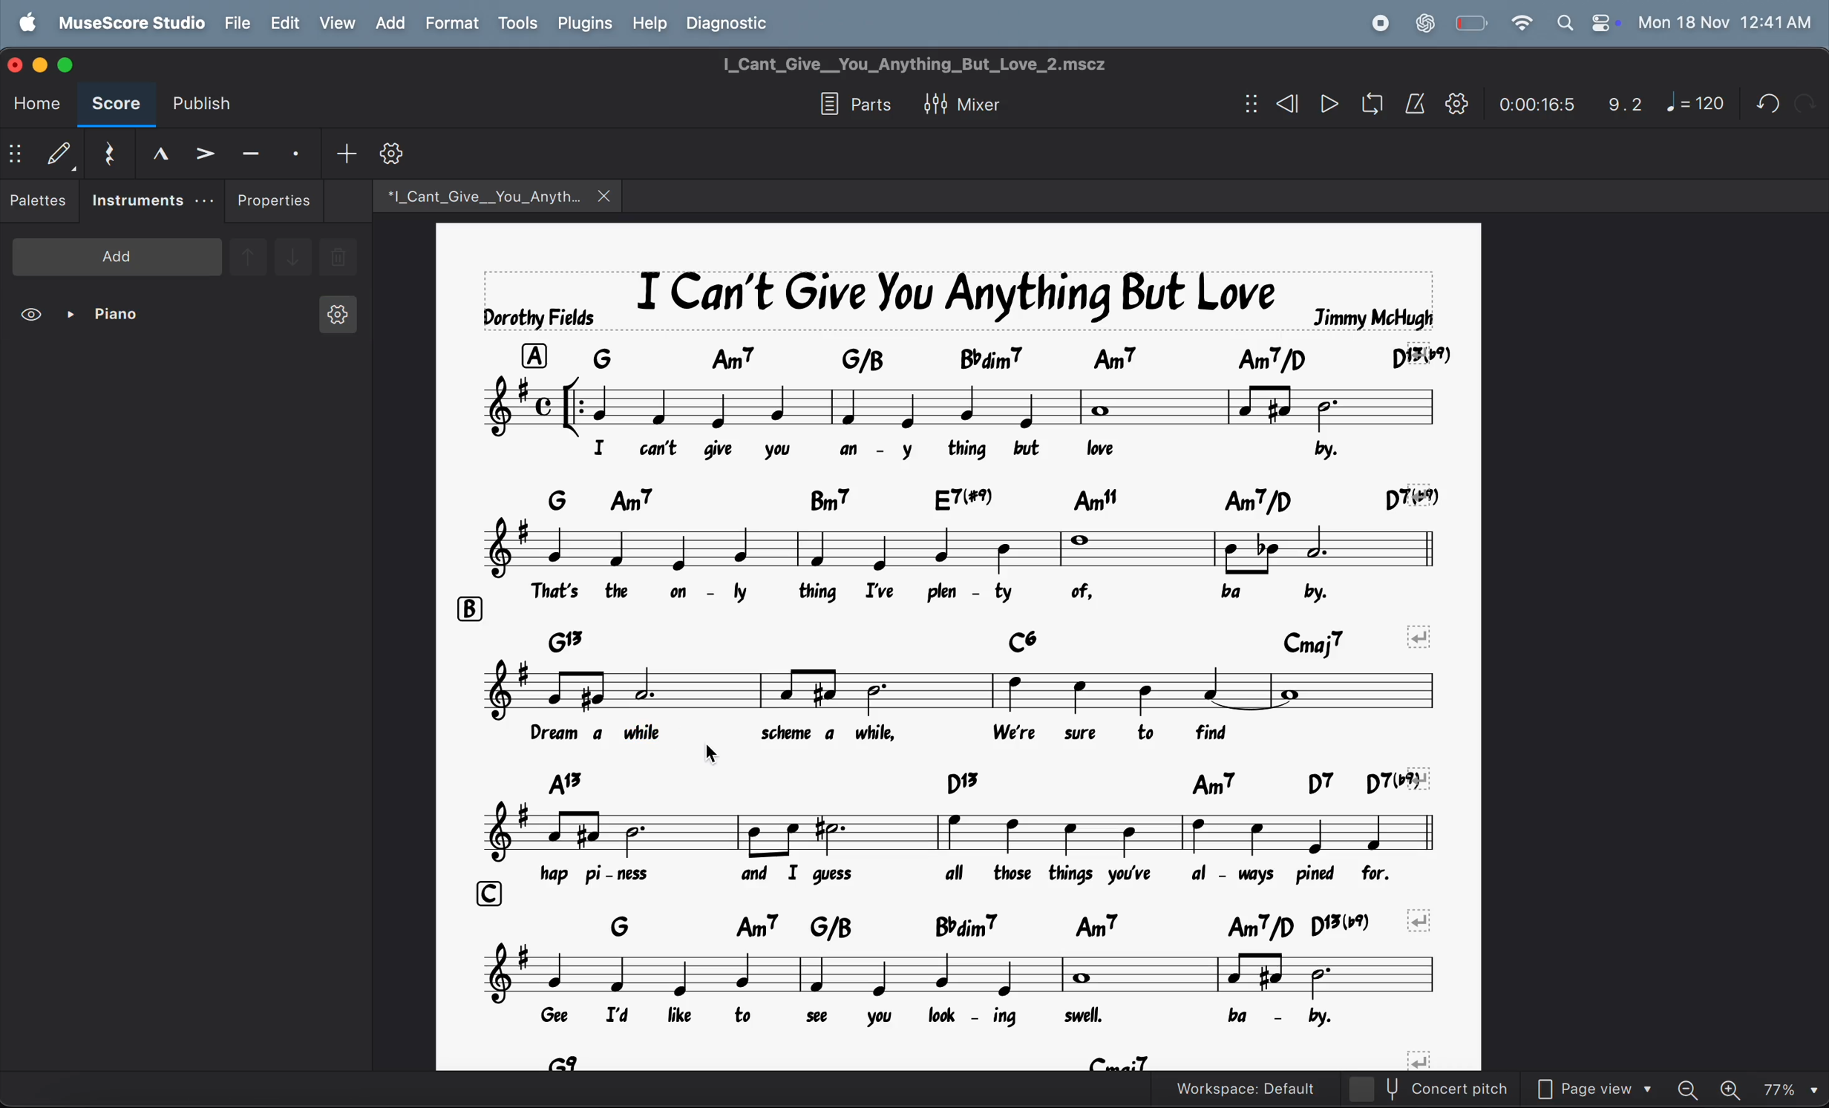  I want to click on lyrics, so click(933, 735).